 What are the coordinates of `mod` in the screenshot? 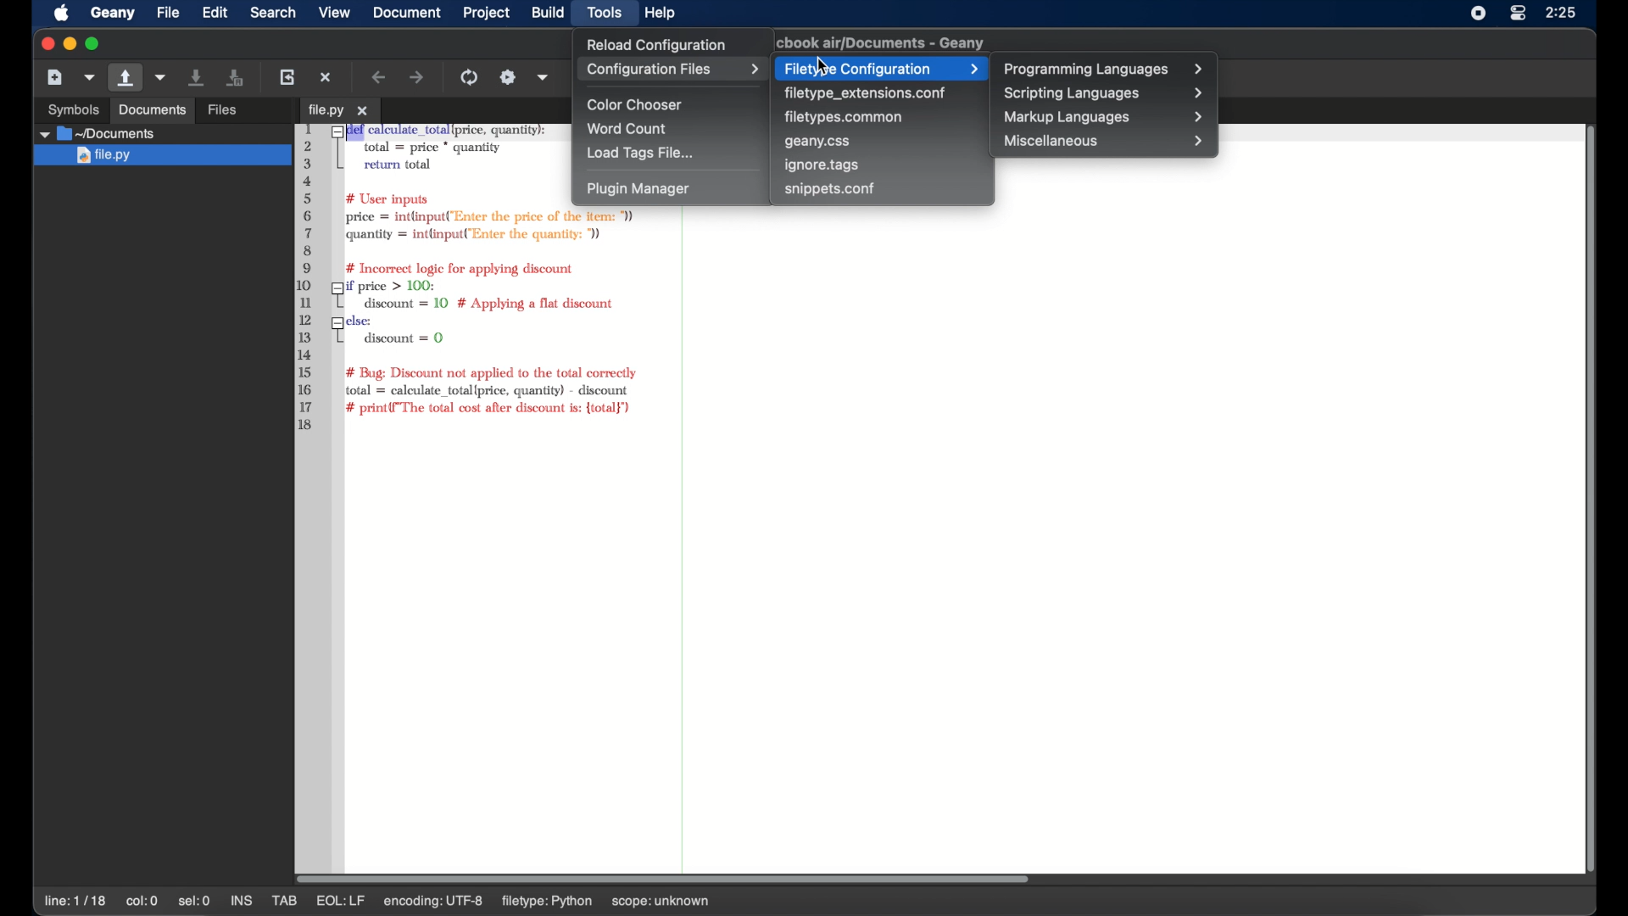 It's located at (332, 901).